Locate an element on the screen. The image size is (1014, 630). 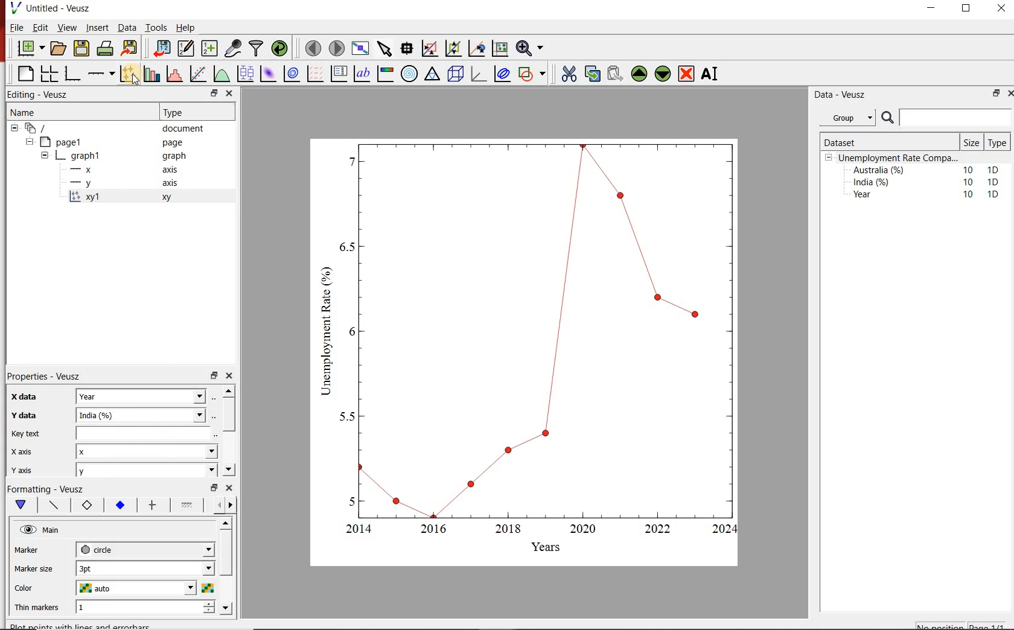
plot key is located at coordinates (338, 74).